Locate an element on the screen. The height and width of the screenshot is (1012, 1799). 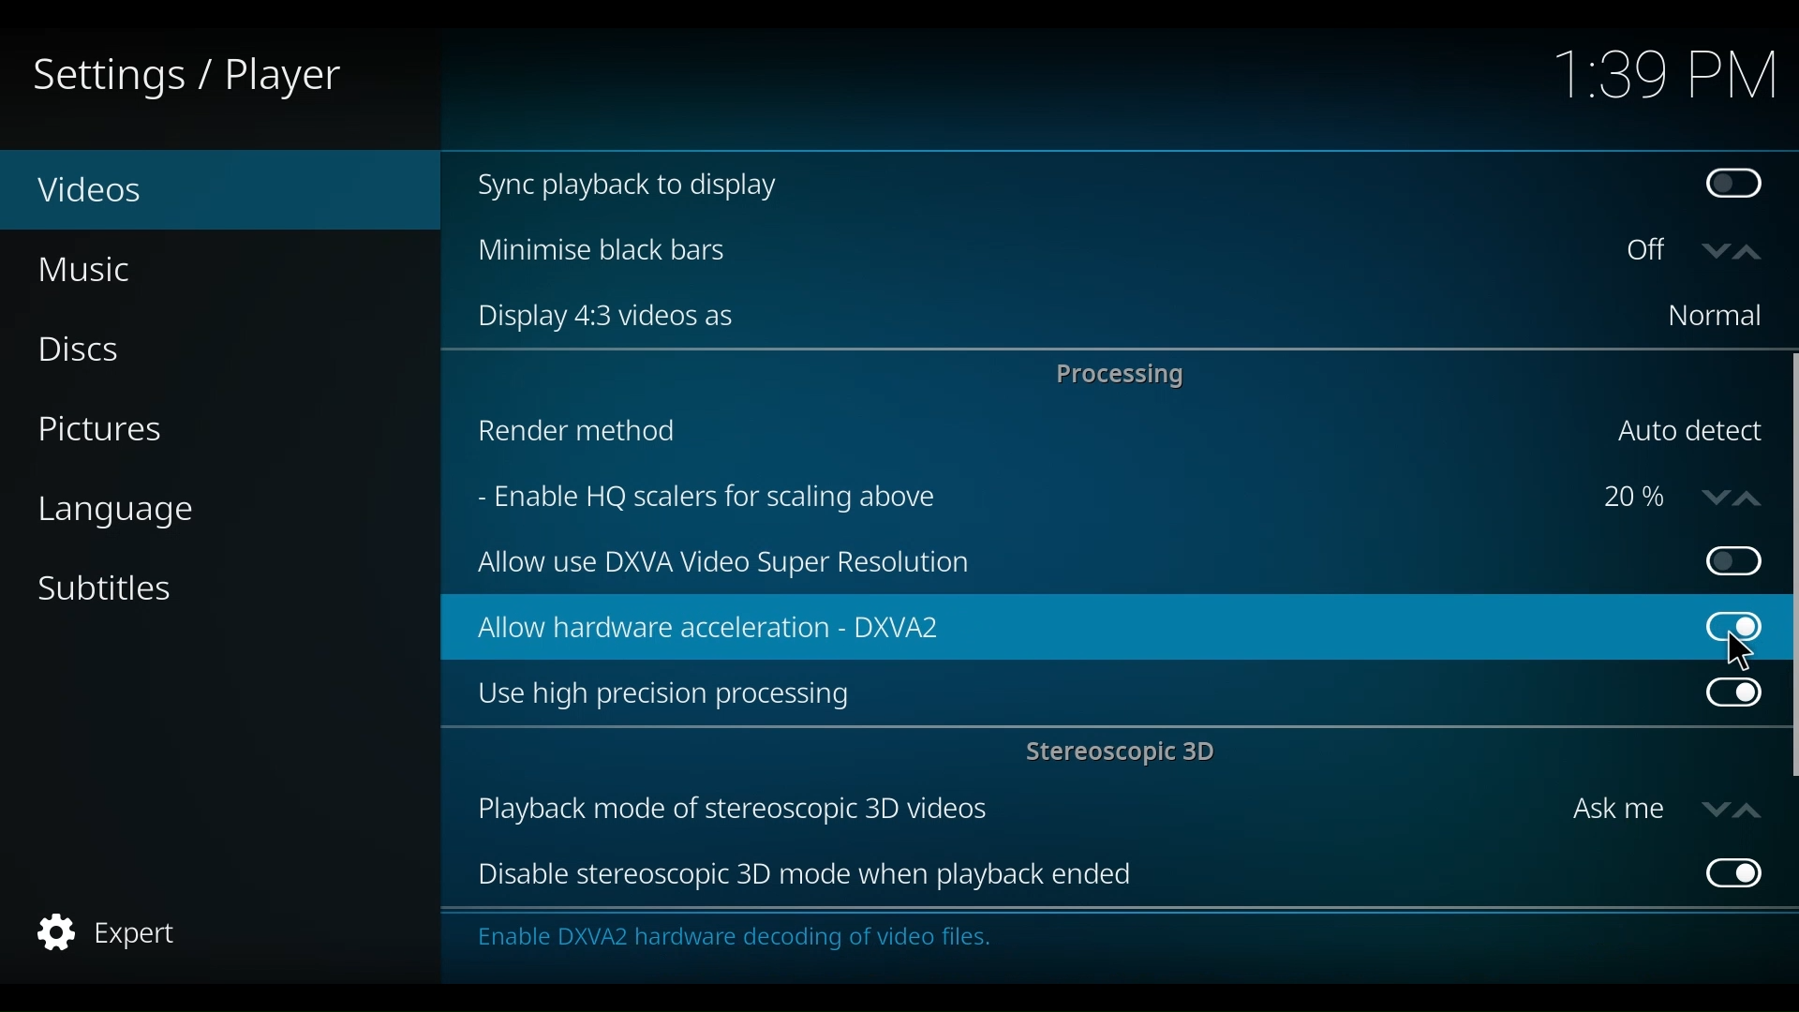
Vertical Scrollbar is located at coordinates (1788, 568).